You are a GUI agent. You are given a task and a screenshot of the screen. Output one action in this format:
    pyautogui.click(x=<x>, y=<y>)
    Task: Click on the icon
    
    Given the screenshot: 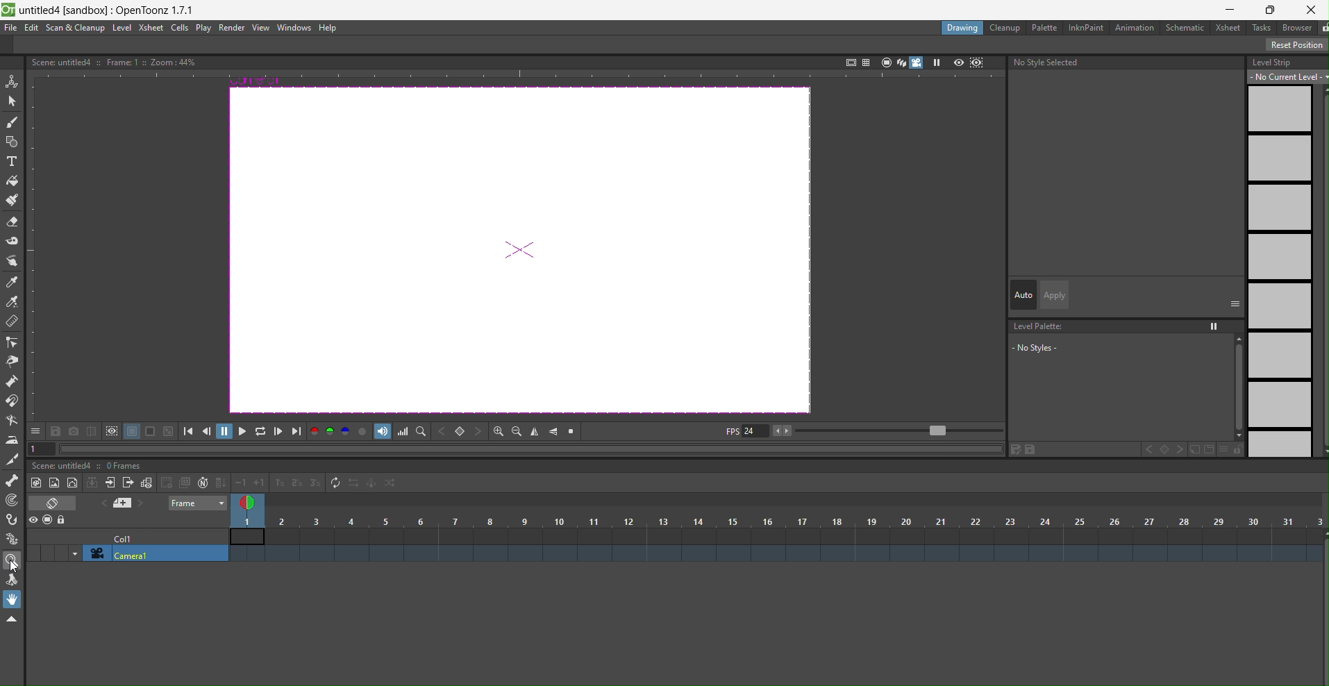 What is the action you would take?
    pyautogui.click(x=113, y=432)
    